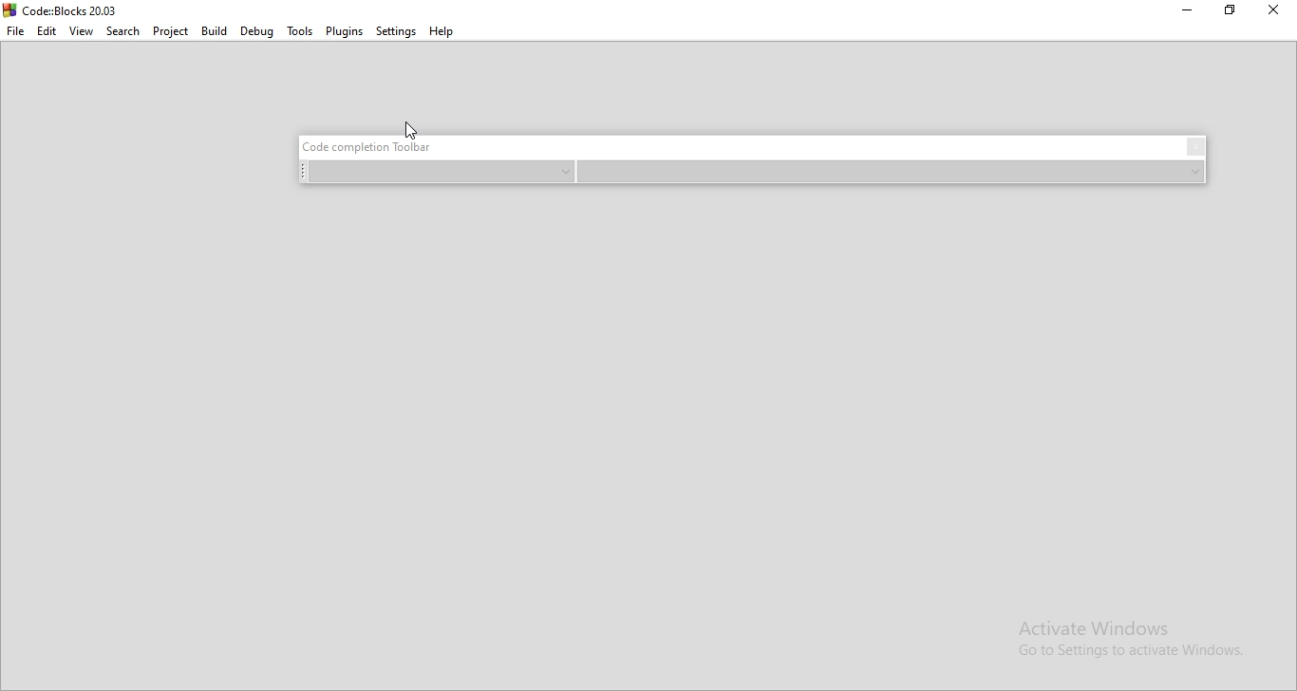 The width and height of the screenshot is (1297, 691). What do you see at coordinates (893, 173) in the screenshot?
I see `empty dropdown` at bounding box center [893, 173].